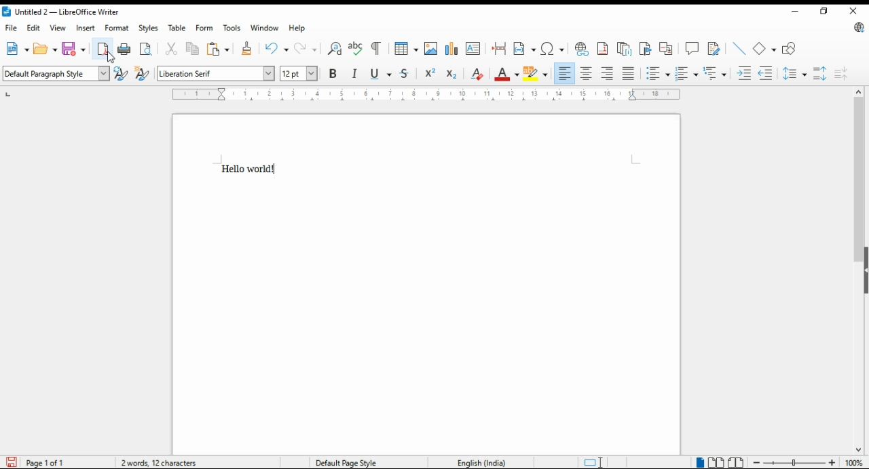 This screenshot has width=869, height=469. Describe the element at coordinates (764, 47) in the screenshot. I see `basic shapes` at that location.